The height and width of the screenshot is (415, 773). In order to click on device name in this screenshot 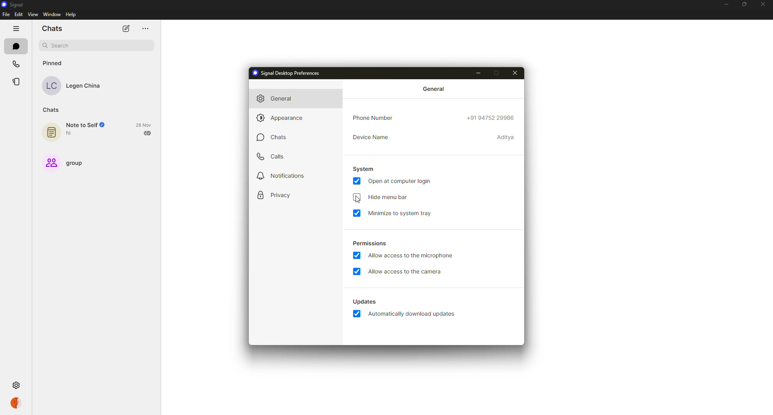, I will do `click(370, 137)`.